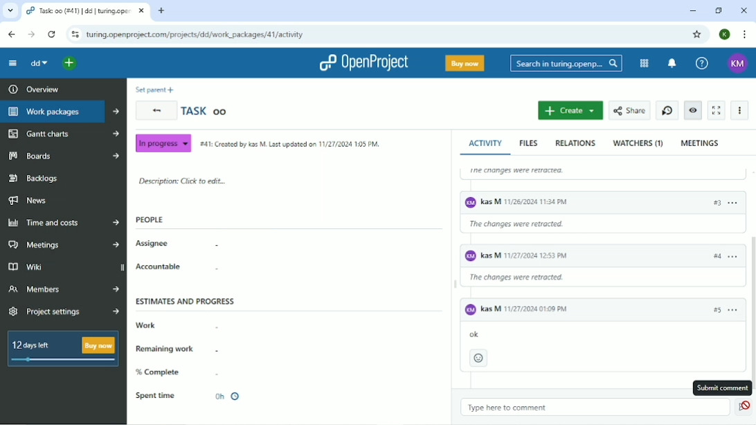 The height and width of the screenshot is (425, 756). Describe the element at coordinates (74, 35) in the screenshot. I see `View site information` at that location.